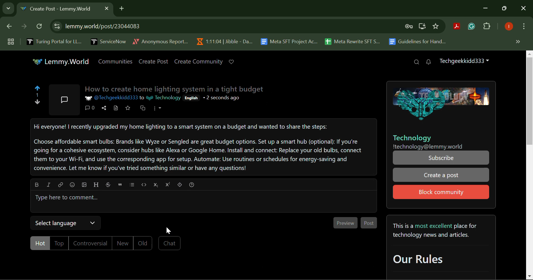  Describe the element at coordinates (169, 243) in the screenshot. I see `Chat Button` at that location.